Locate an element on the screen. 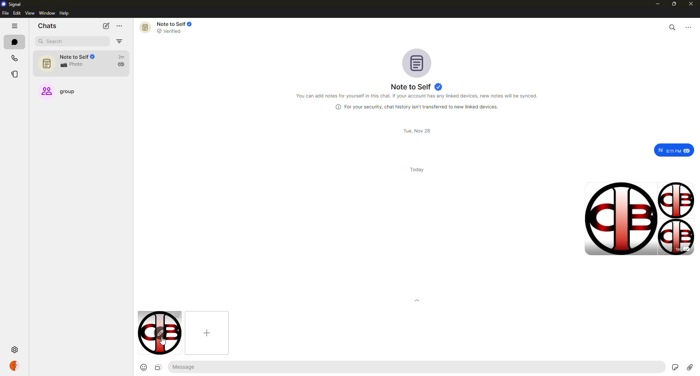 The height and width of the screenshot is (376, 700). help is located at coordinates (65, 13).